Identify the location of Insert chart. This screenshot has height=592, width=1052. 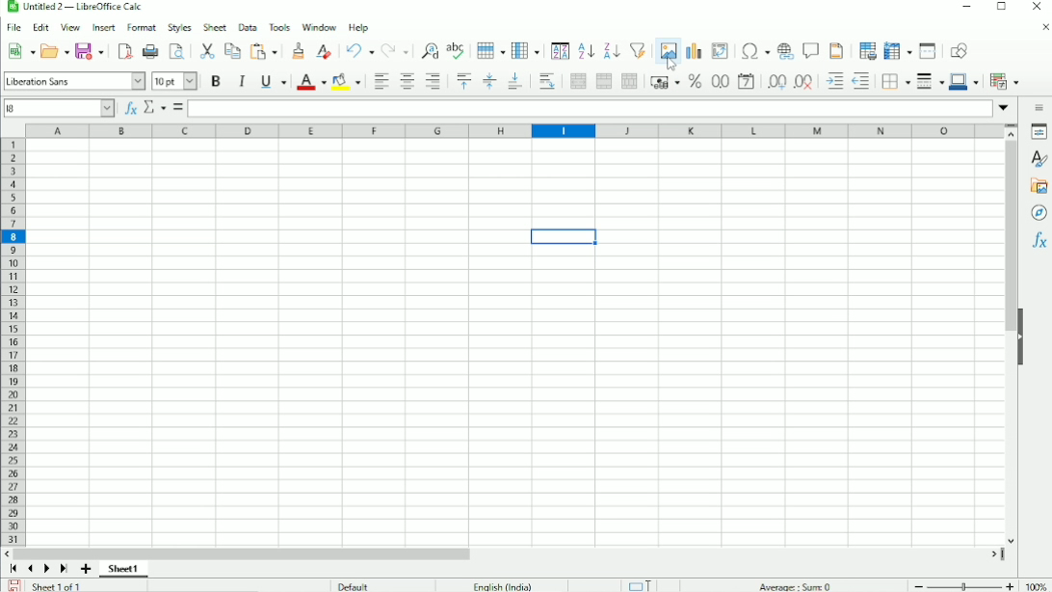
(693, 47).